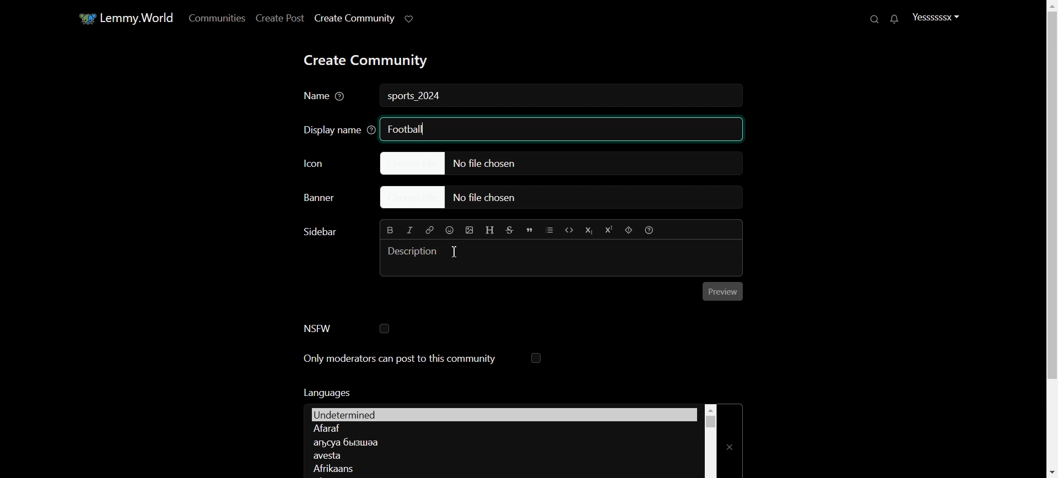  What do you see at coordinates (279, 18) in the screenshot?
I see `Create Post` at bounding box center [279, 18].